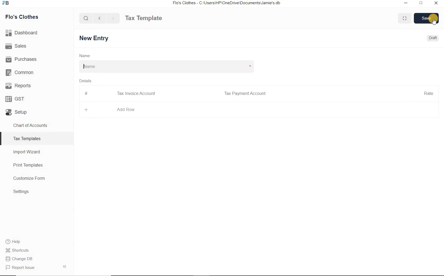 This screenshot has height=276, width=444. What do you see at coordinates (244, 94) in the screenshot?
I see `Tax Payment Account` at bounding box center [244, 94].